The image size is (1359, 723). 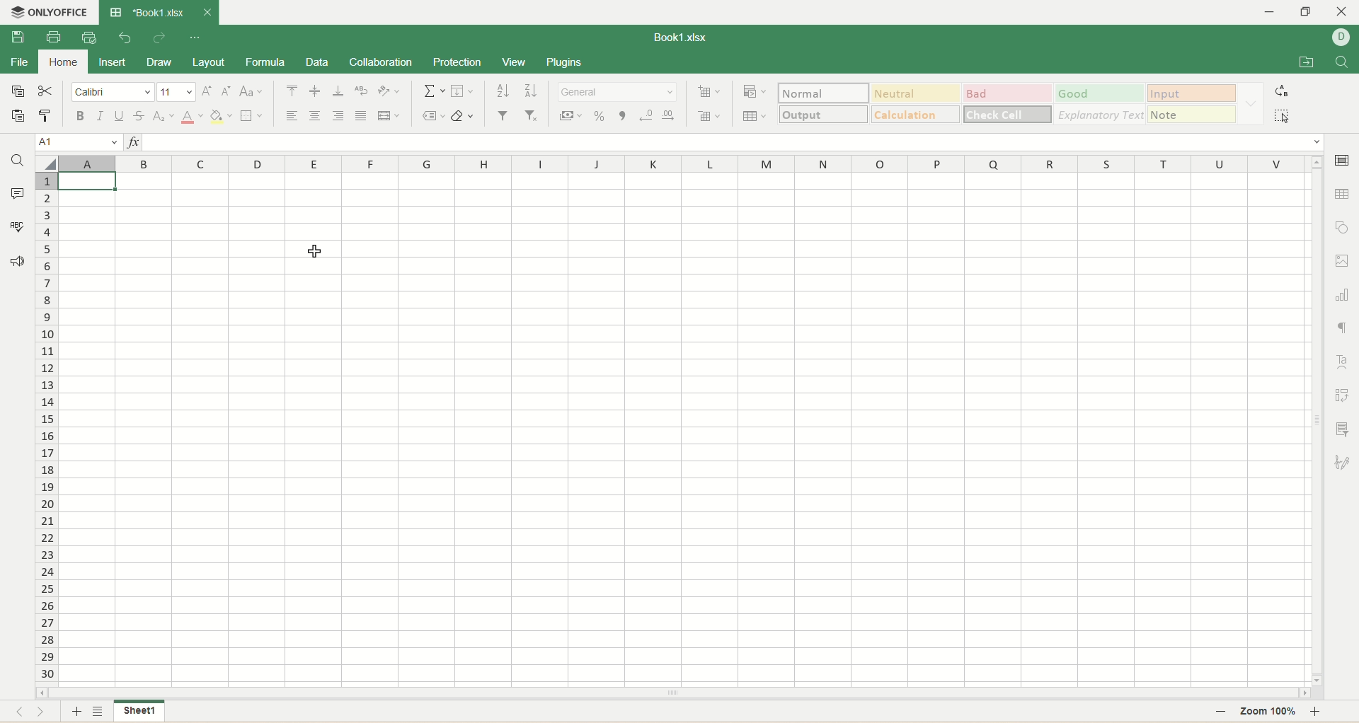 I want to click on conditional formatting, so click(x=752, y=93).